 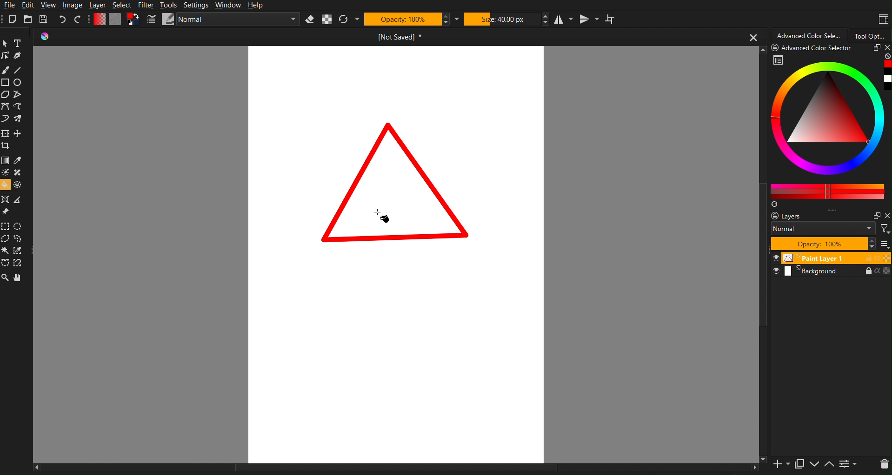 What do you see at coordinates (871, 34) in the screenshot?
I see `Tool Options` at bounding box center [871, 34].